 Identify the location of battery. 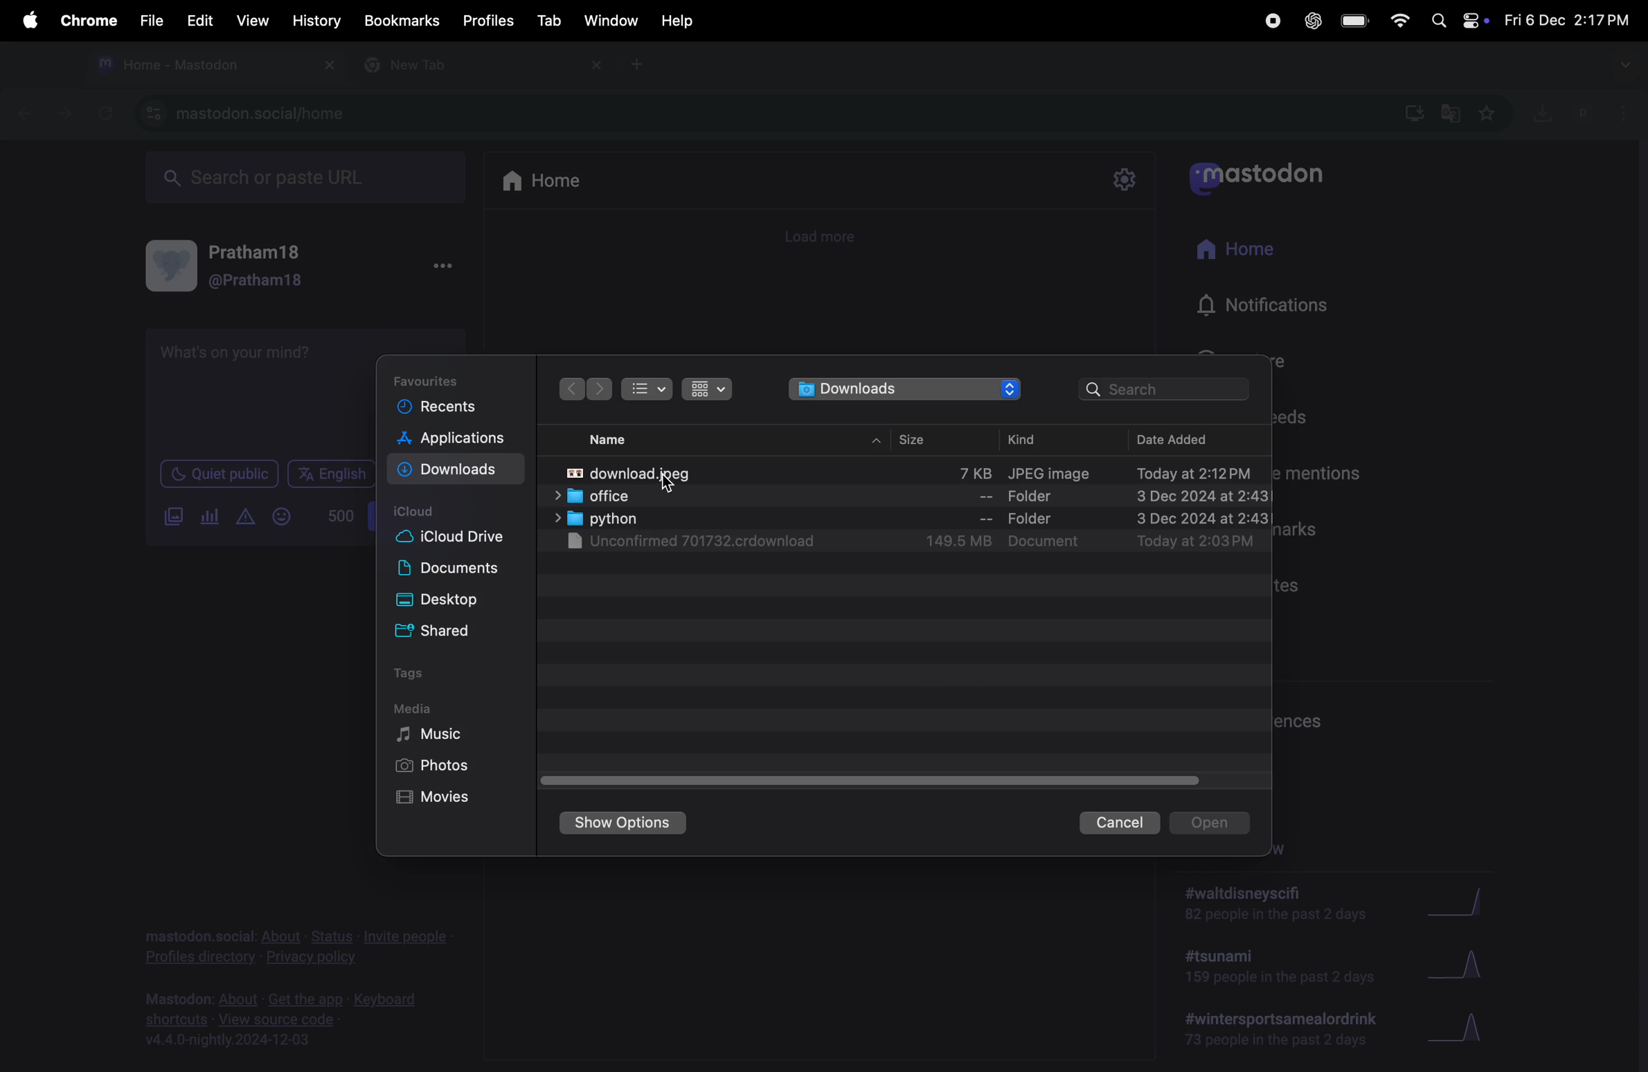
(1356, 22).